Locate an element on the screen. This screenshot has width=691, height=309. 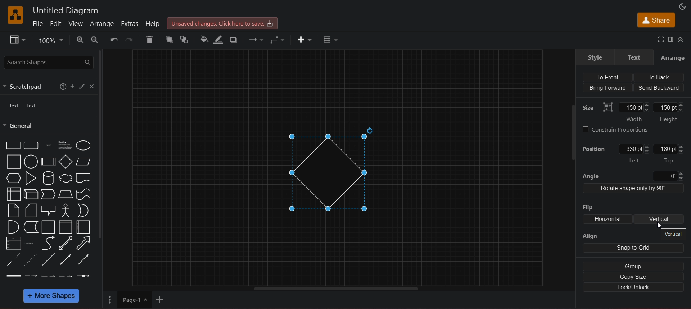
file is located at coordinates (40, 23).